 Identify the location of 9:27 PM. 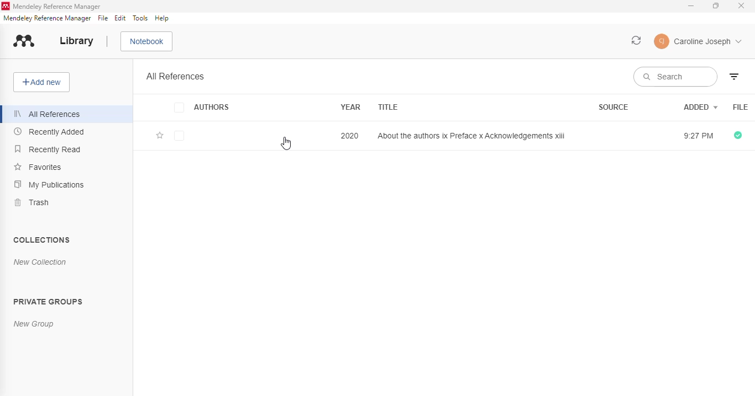
(698, 136).